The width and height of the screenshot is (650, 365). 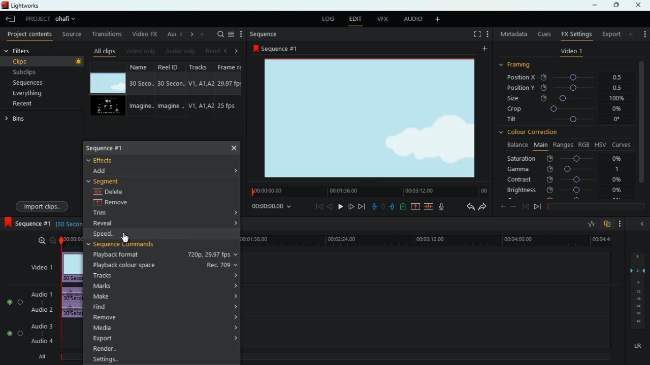 I want to click on expand, so click(x=233, y=169).